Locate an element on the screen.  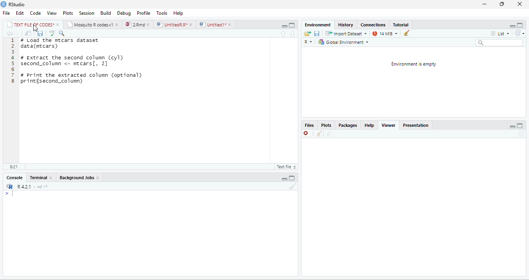
clear is located at coordinates (292, 187).